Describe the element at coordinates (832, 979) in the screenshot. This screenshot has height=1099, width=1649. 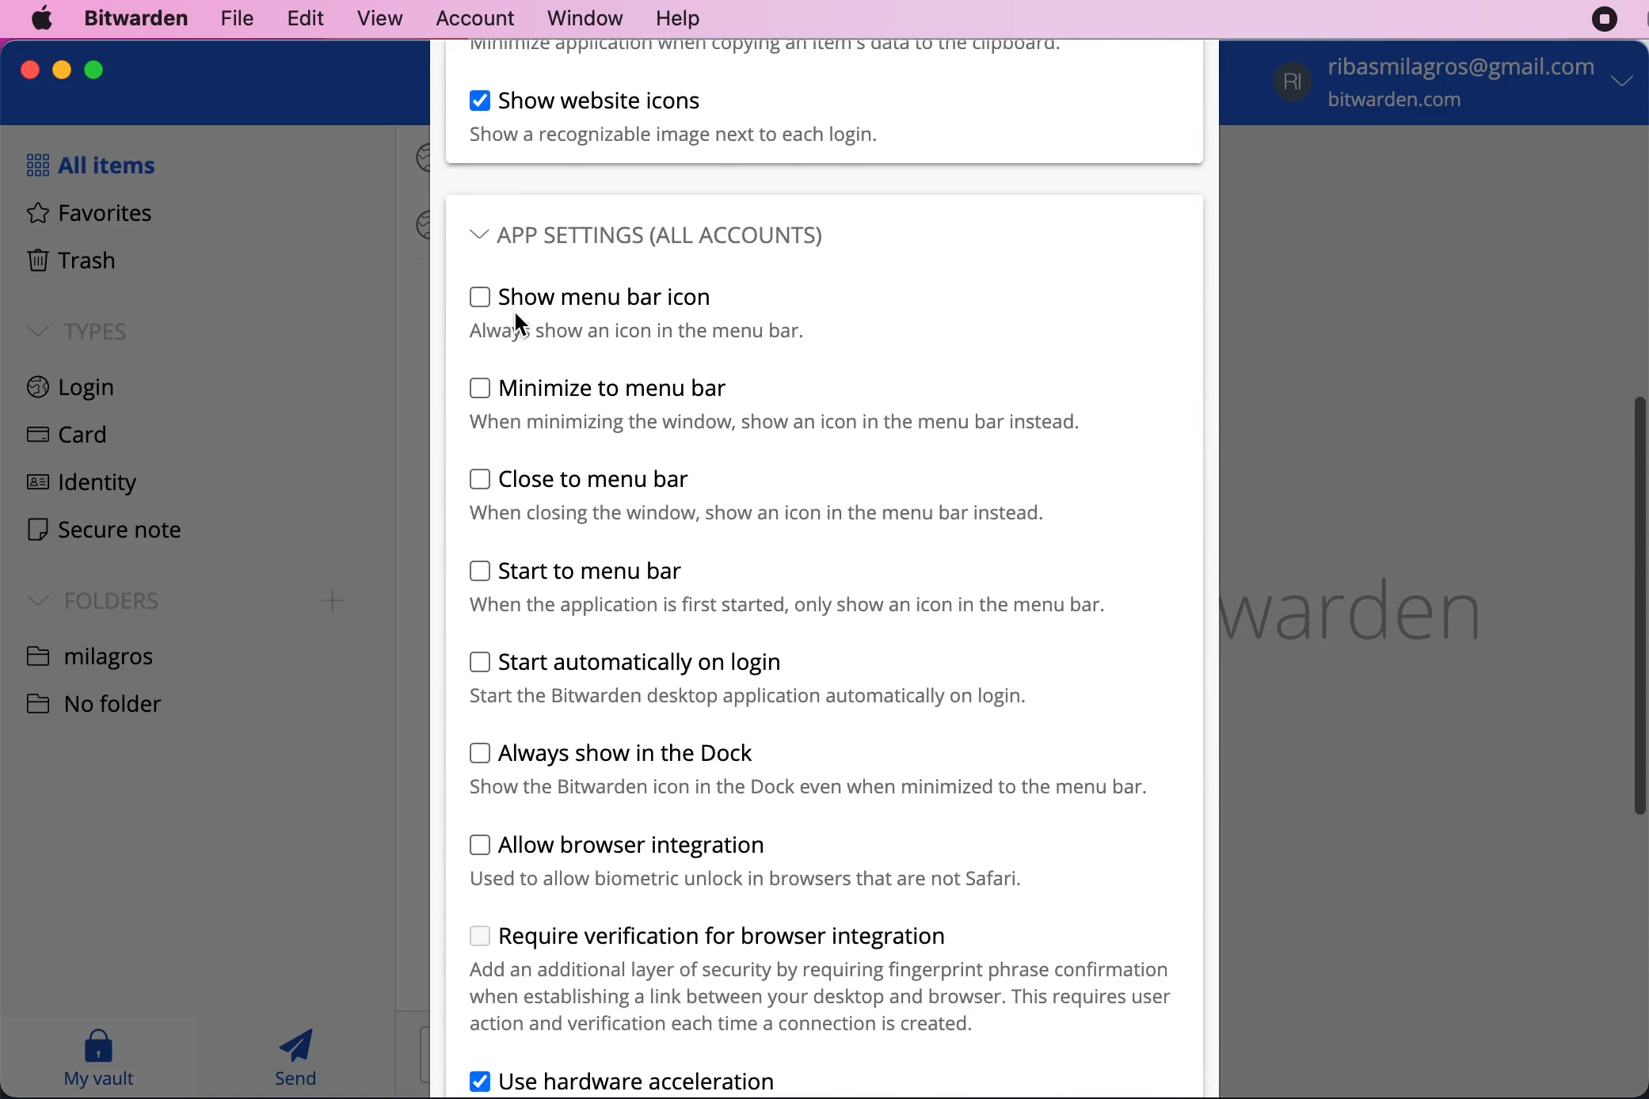
I see `require verification for browser integration` at that location.